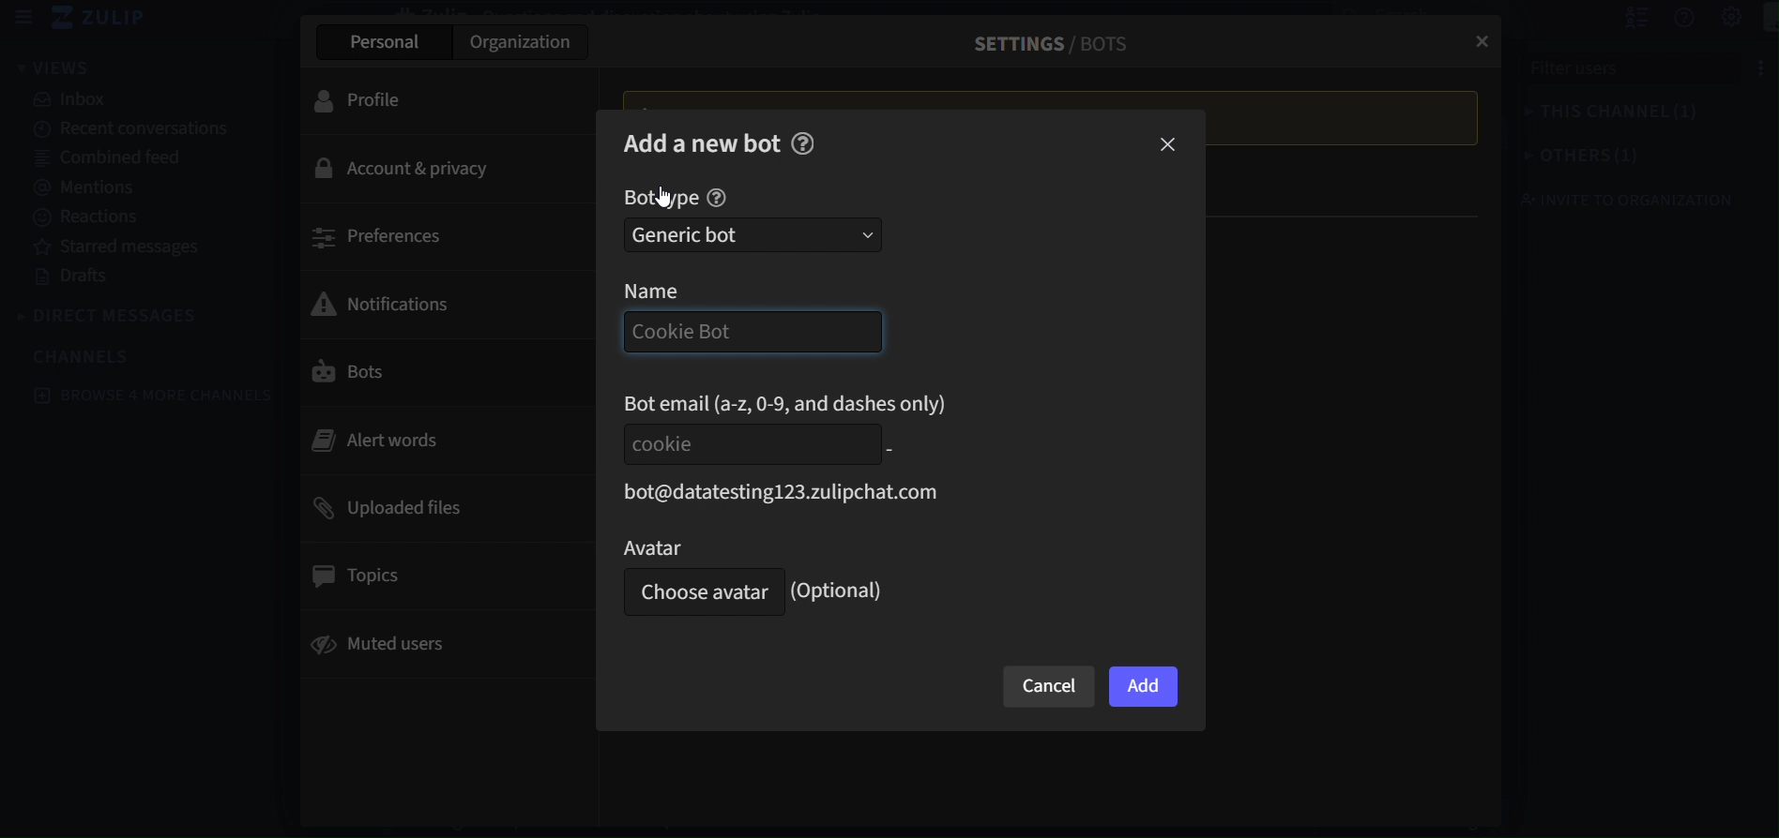  What do you see at coordinates (1144, 688) in the screenshot?
I see `add` at bounding box center [1144, 688].